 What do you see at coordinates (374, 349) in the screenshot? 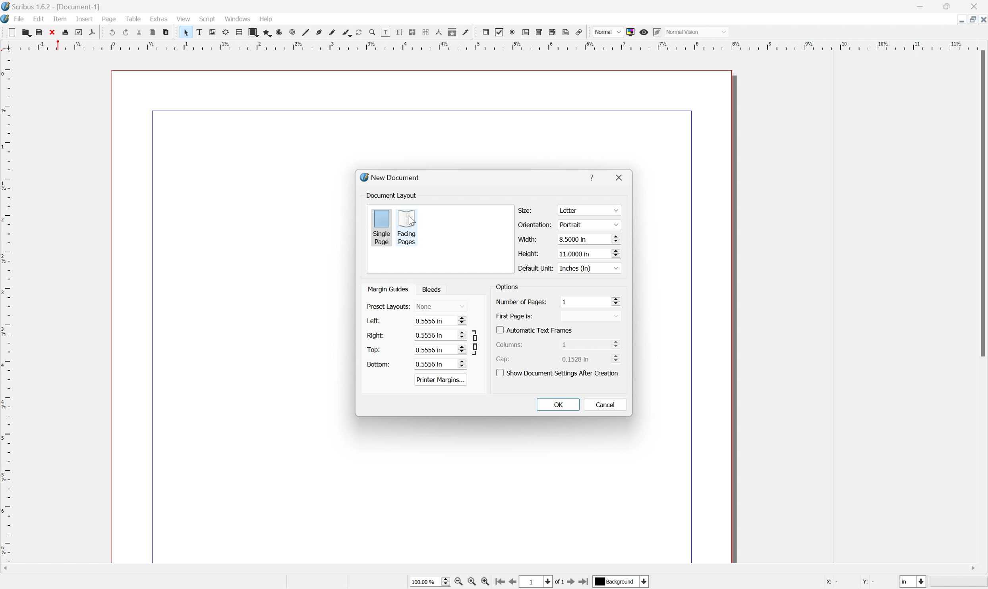
I see `top:` at bounding box center [374, 349].